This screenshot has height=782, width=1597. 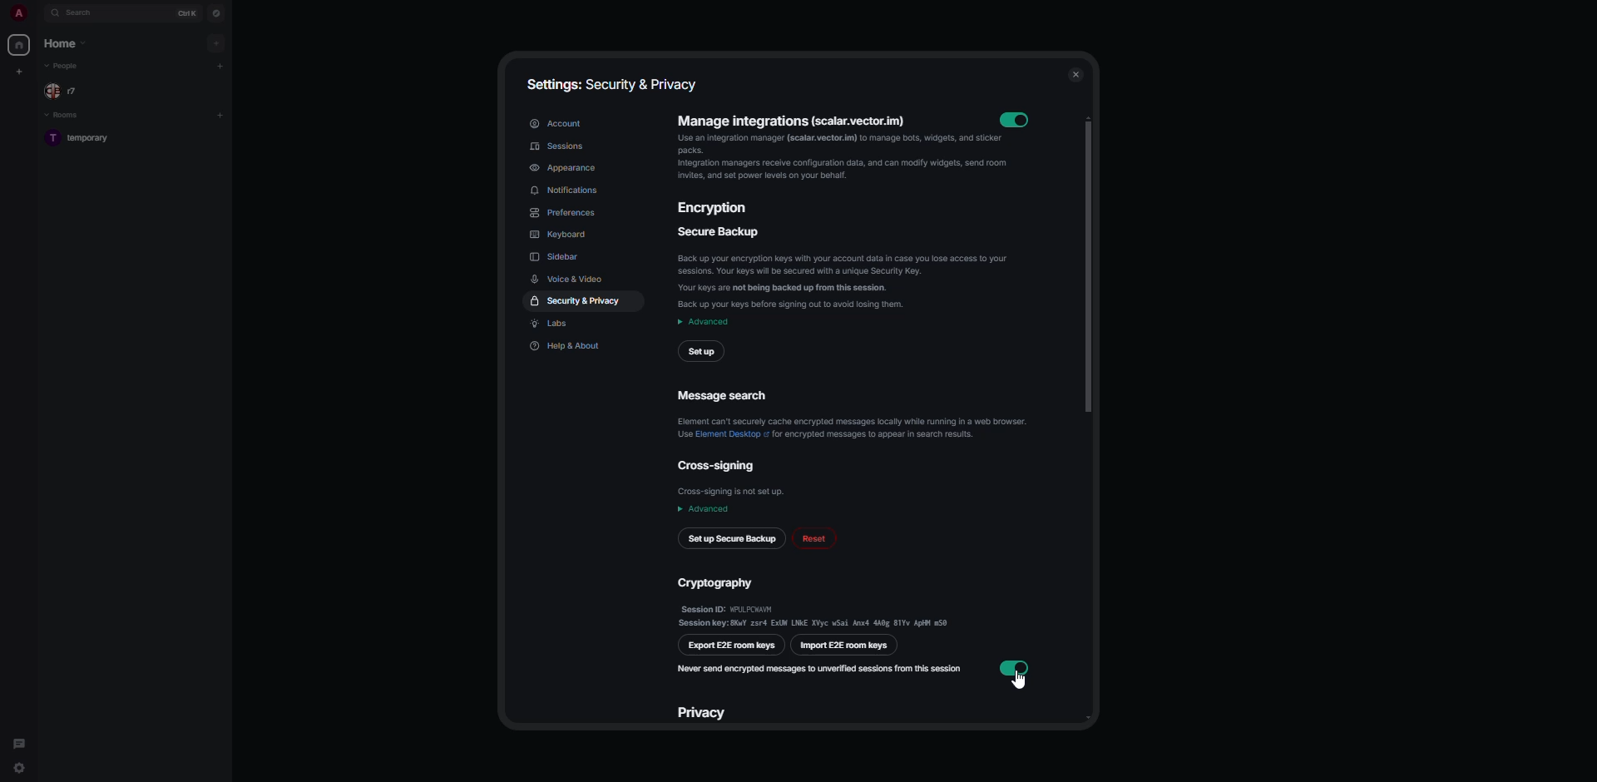 I want to click on never send encrypted messages to unverified sessions from this session, so click(x=822, y=668).